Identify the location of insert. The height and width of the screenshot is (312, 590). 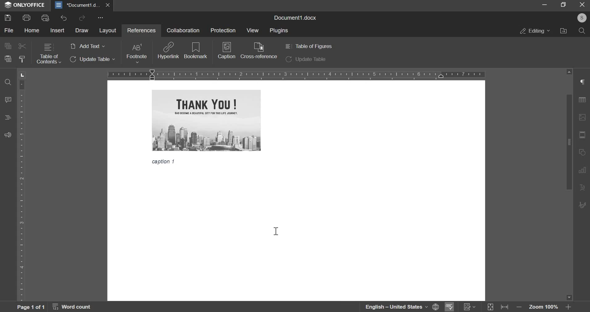
(58, 30).